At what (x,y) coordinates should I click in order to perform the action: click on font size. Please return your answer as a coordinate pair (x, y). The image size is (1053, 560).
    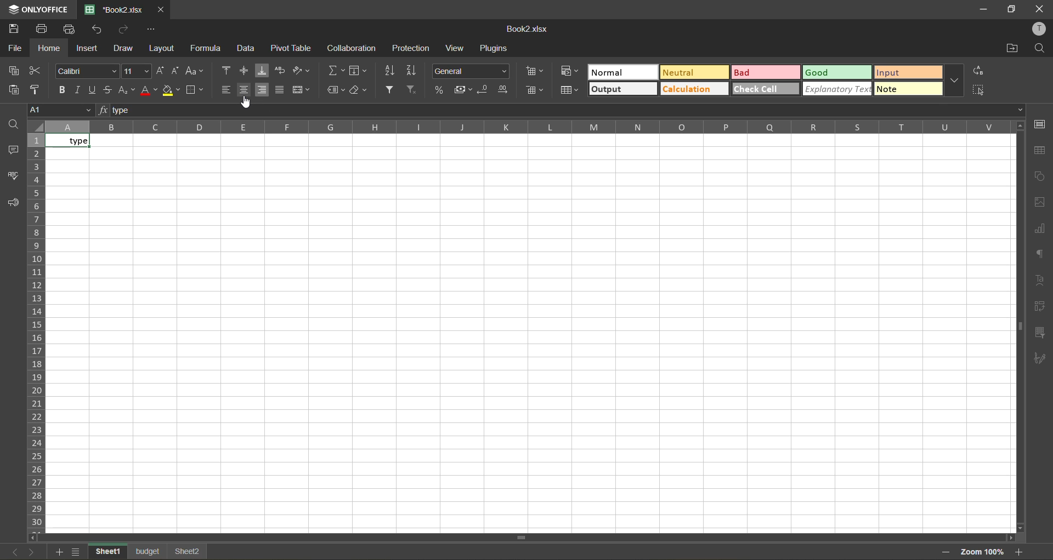
    Looking at the image, I should click on (137, 71).